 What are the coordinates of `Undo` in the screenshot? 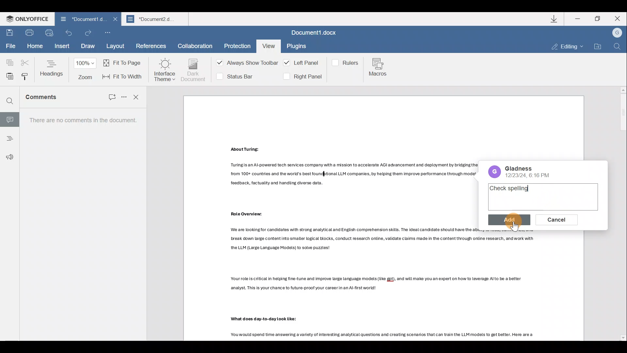 It's located at (69, 35).